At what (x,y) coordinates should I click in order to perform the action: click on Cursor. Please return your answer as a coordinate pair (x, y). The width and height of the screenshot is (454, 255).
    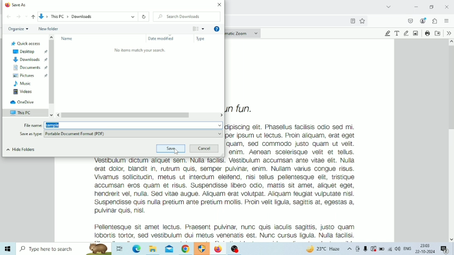
    Looking at the image, I should click on (177, 152).